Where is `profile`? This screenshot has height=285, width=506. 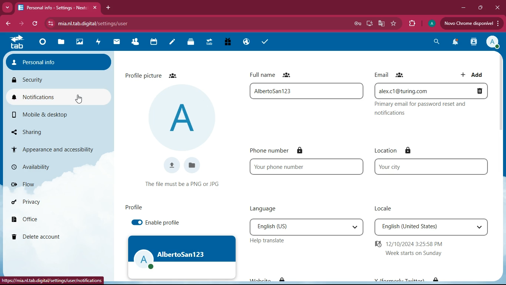
profile is located at coordinates (134, 207).